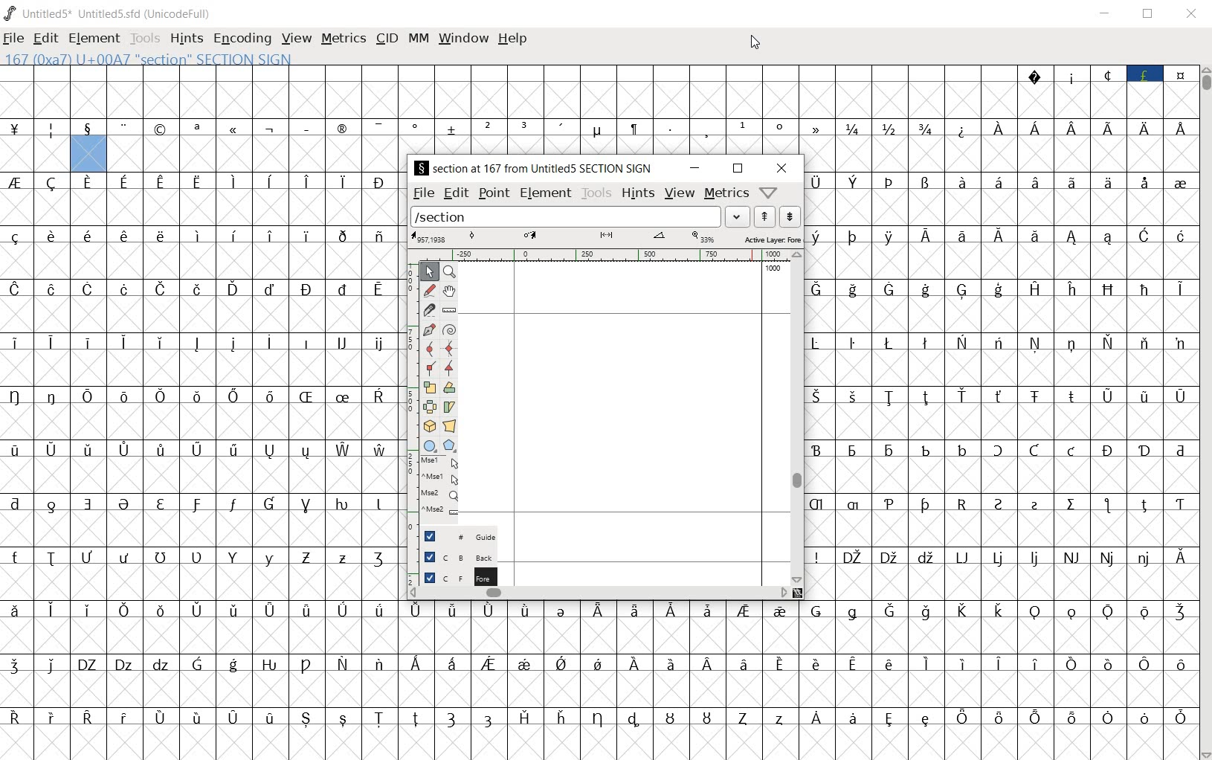  What do you see at coordinates (600, 689) in the screenshot?
I see `empty cells` at bounding box center [600, 689].